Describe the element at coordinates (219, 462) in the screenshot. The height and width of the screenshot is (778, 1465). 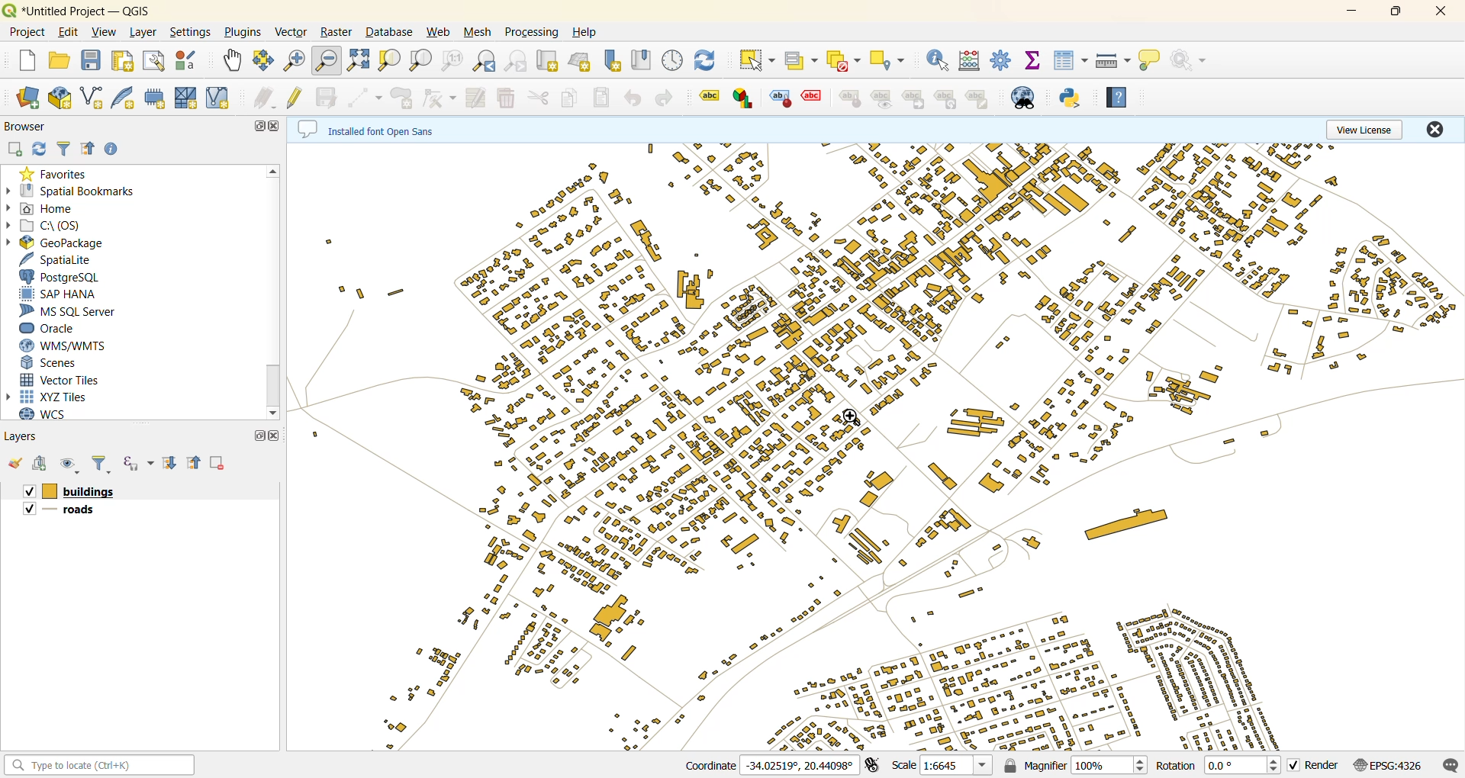
I see `delete layer` at that location.